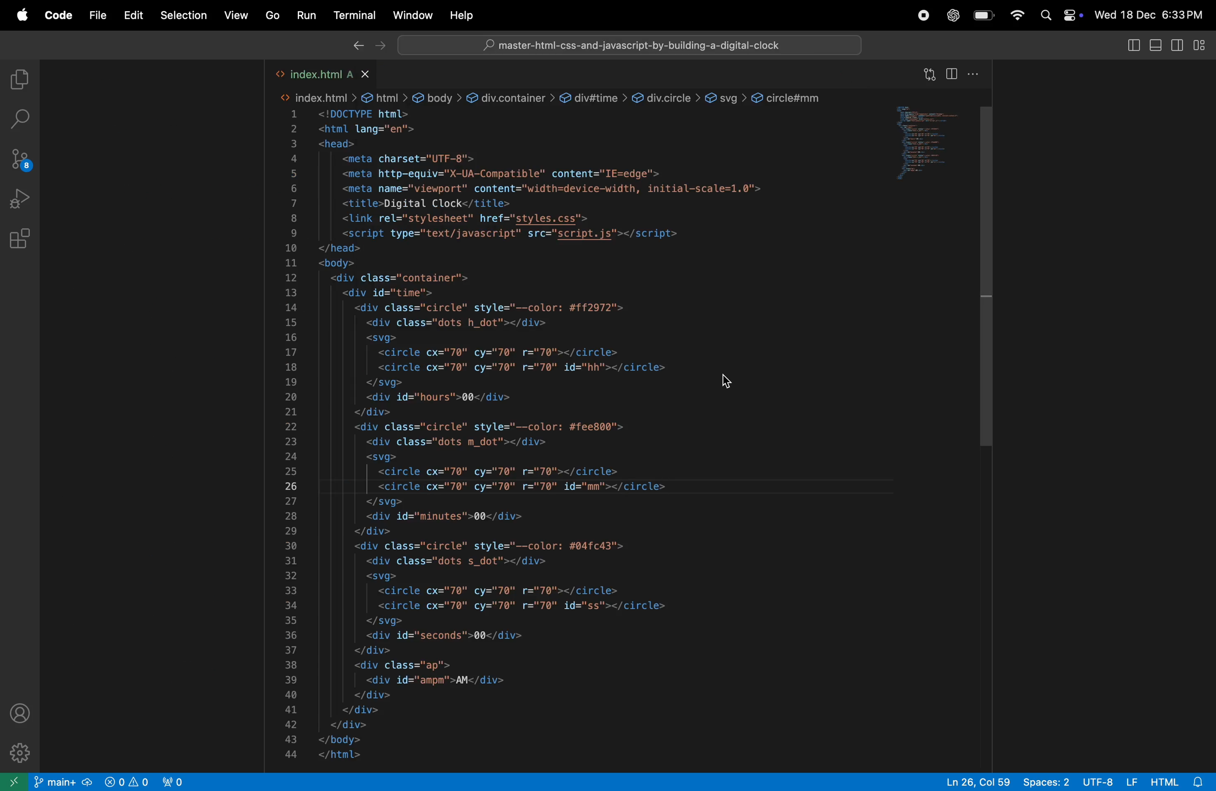 The width and height of the screenshot is (1216, 791). What do you see at coordinates (272, 16) in the screenshot?
I see `Go` at bounding box center [272, 16].